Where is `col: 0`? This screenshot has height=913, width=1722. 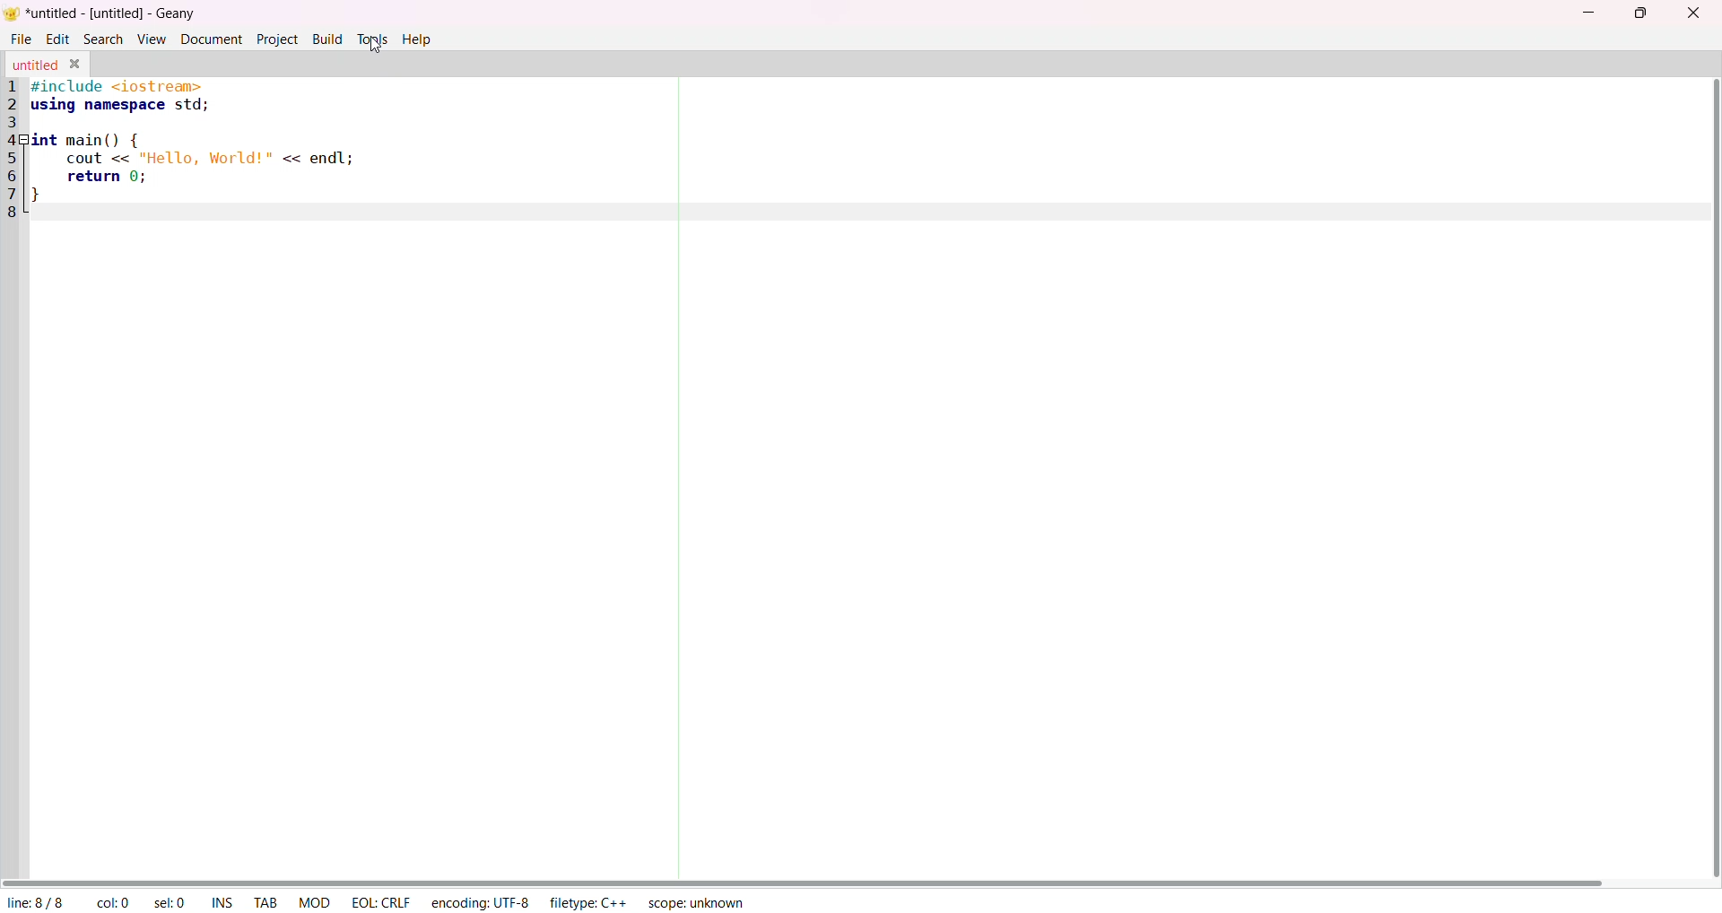
col: 0 is located at coordinates (114, 901).